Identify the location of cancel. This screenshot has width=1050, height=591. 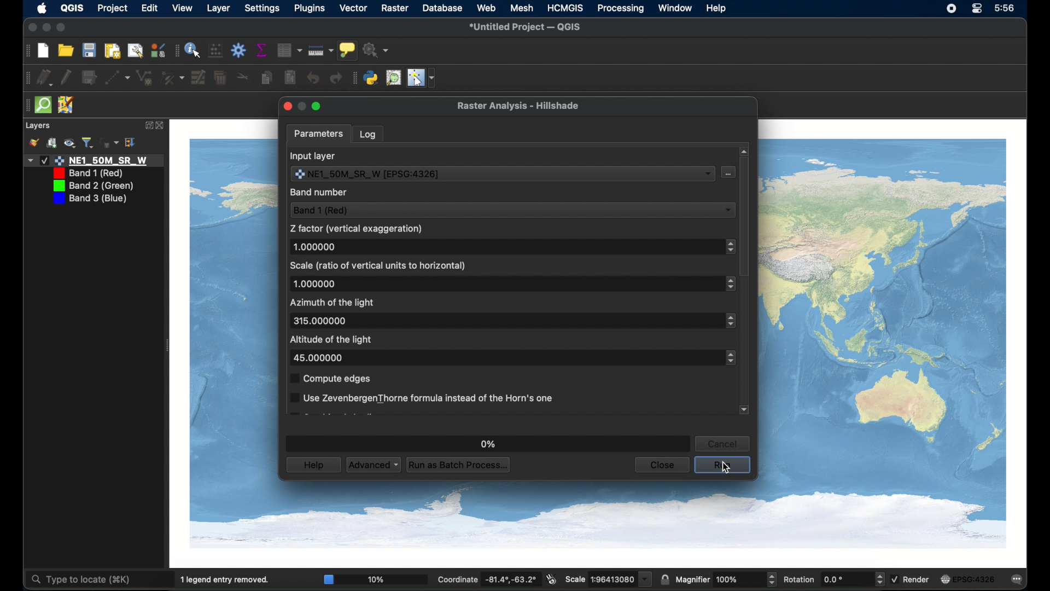
(722, 444).